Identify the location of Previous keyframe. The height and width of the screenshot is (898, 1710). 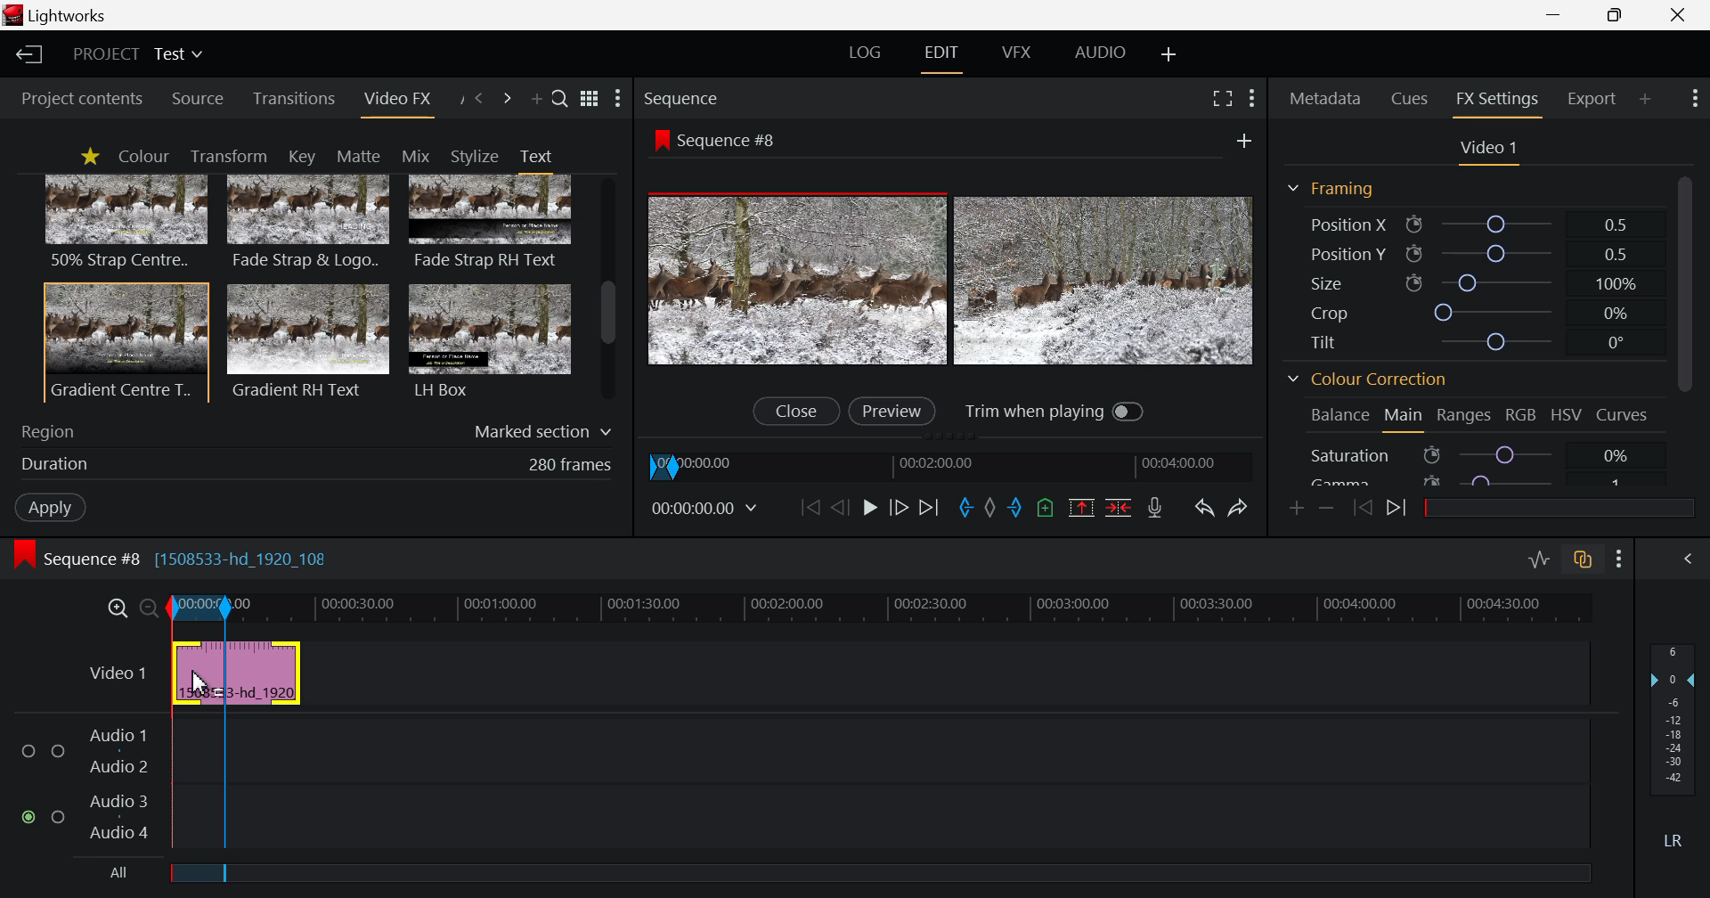
(1363, 508).